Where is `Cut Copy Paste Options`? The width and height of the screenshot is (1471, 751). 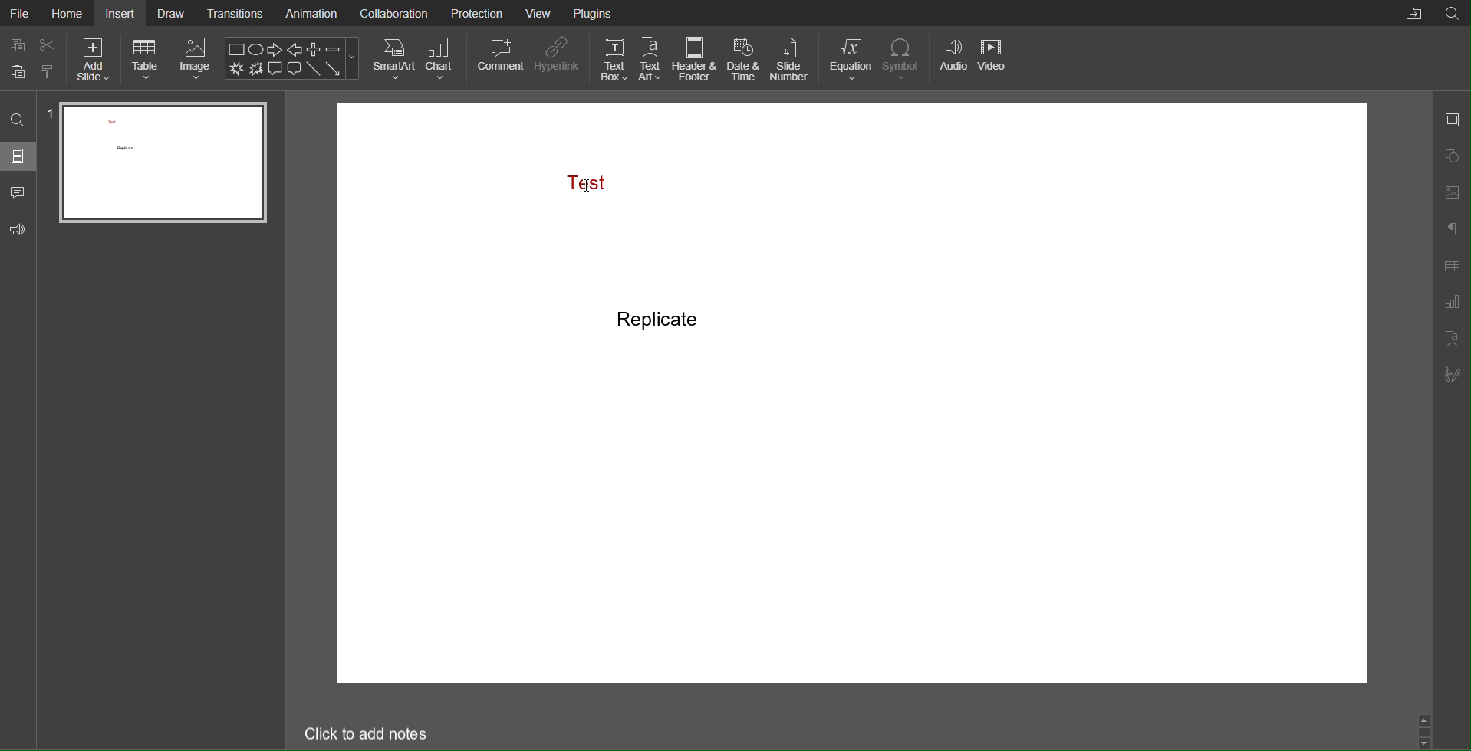
Cut Copy Paste Options is located at coordinates (34, 60).